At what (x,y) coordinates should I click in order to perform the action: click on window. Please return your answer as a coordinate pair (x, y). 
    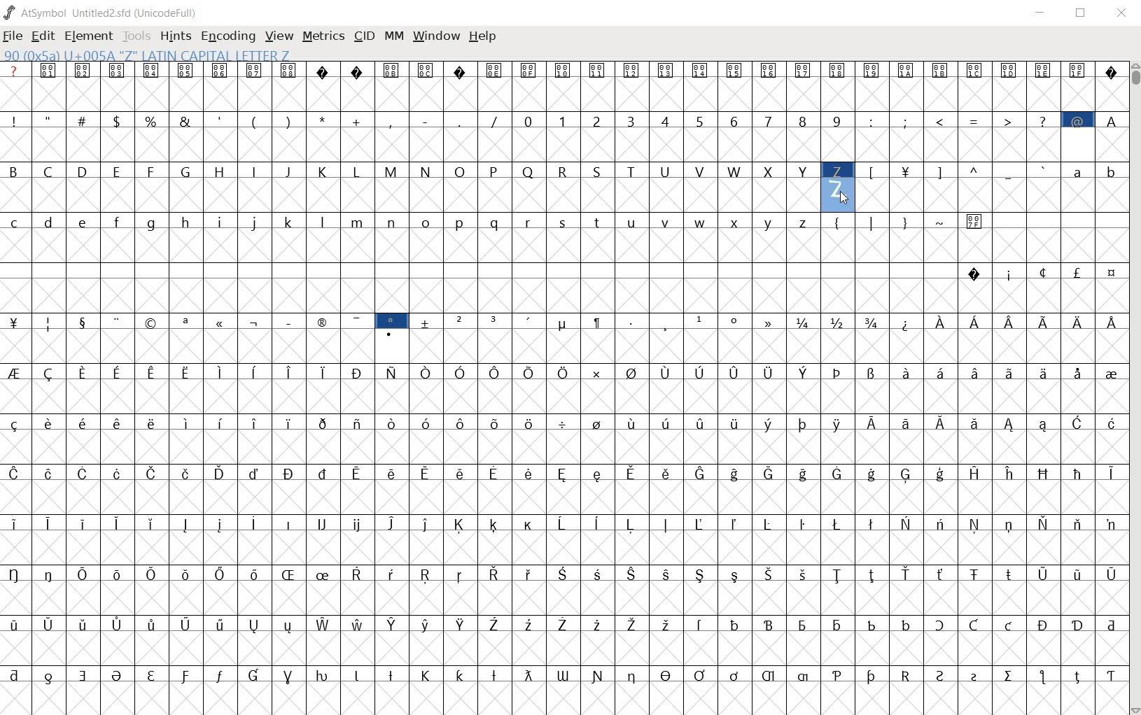
    Looking at the image, I should click on (436, 36).